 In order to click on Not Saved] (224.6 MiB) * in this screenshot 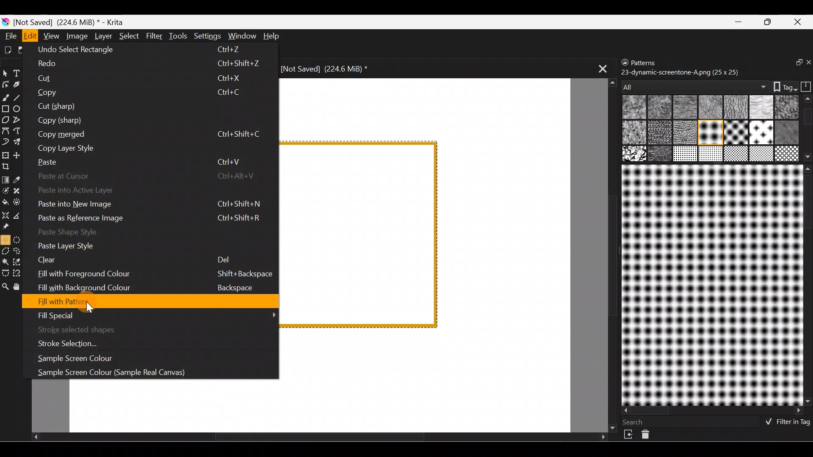, I will do `click(333, 69)`.